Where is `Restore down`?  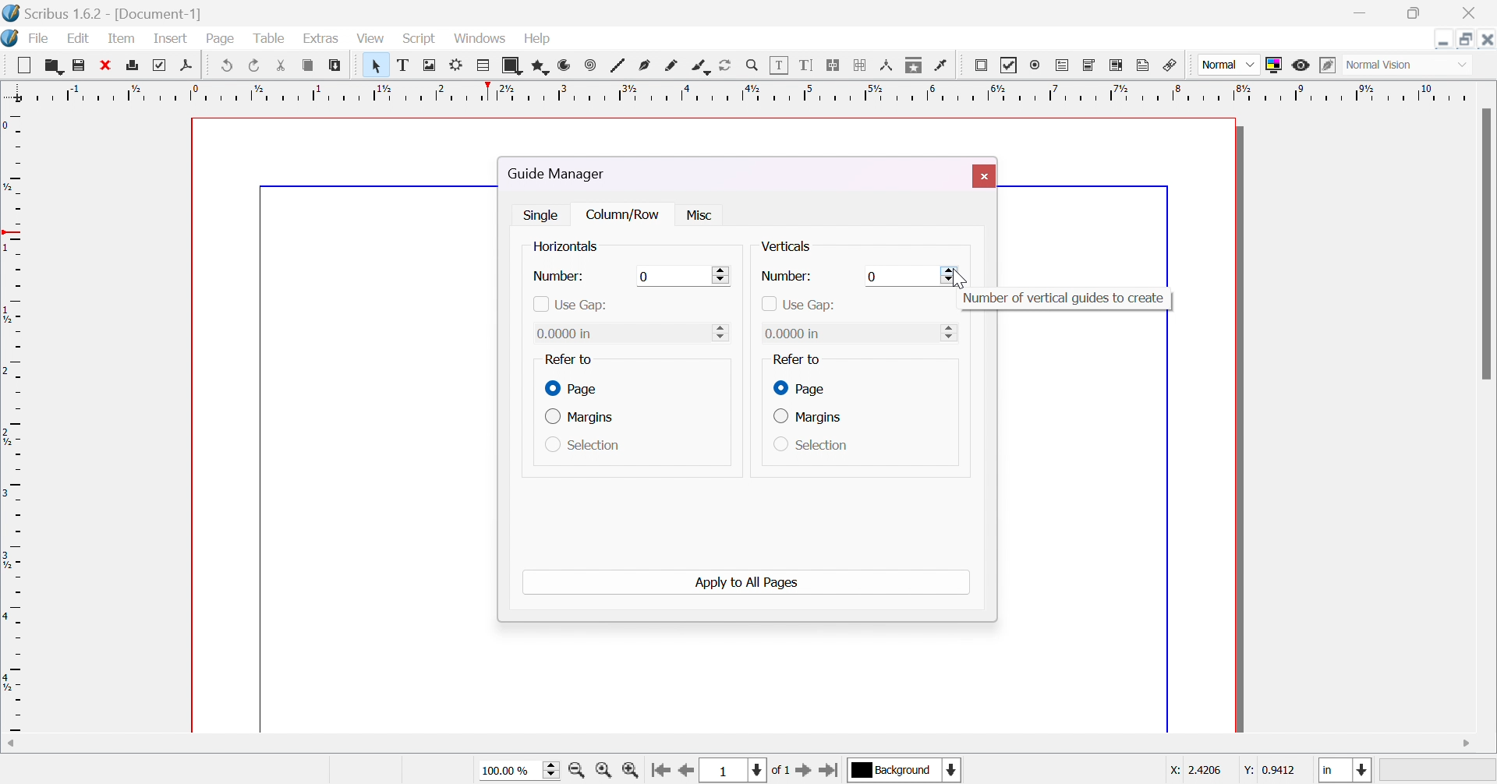
Restore down is located at coordinates (1467, 38).